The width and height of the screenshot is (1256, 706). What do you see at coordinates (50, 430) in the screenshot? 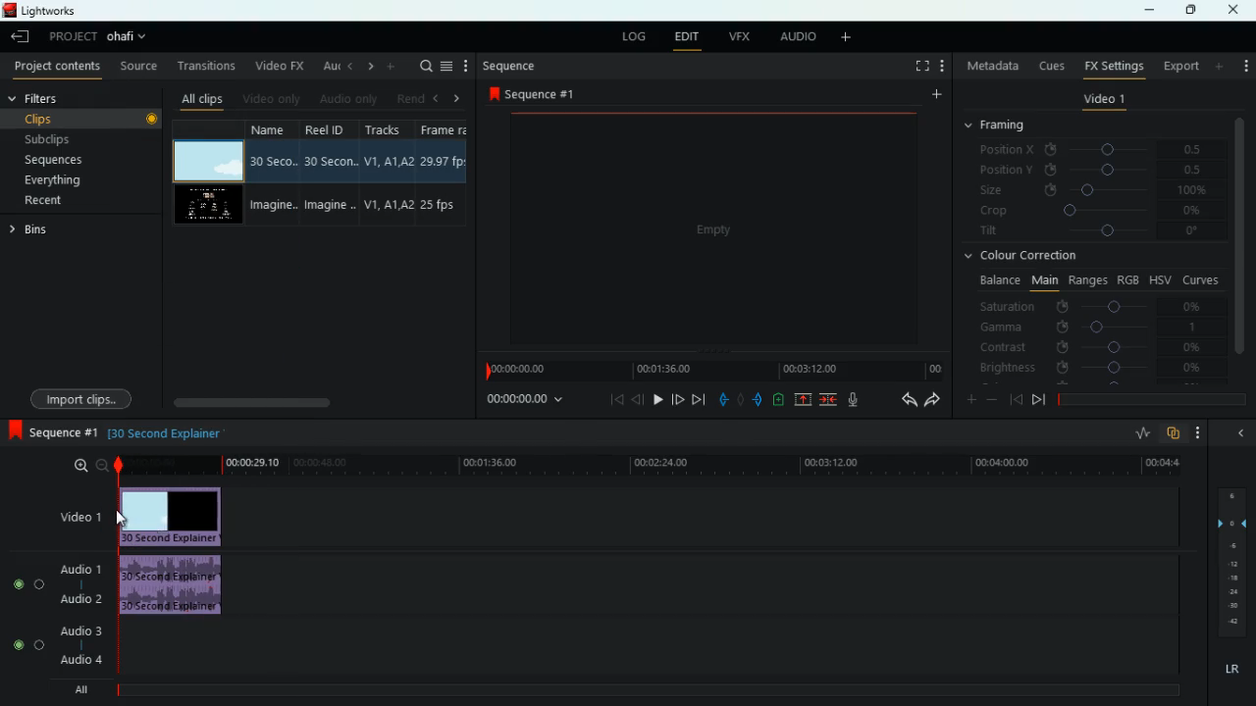
I see `sequence` at bounding box center [50, 430].